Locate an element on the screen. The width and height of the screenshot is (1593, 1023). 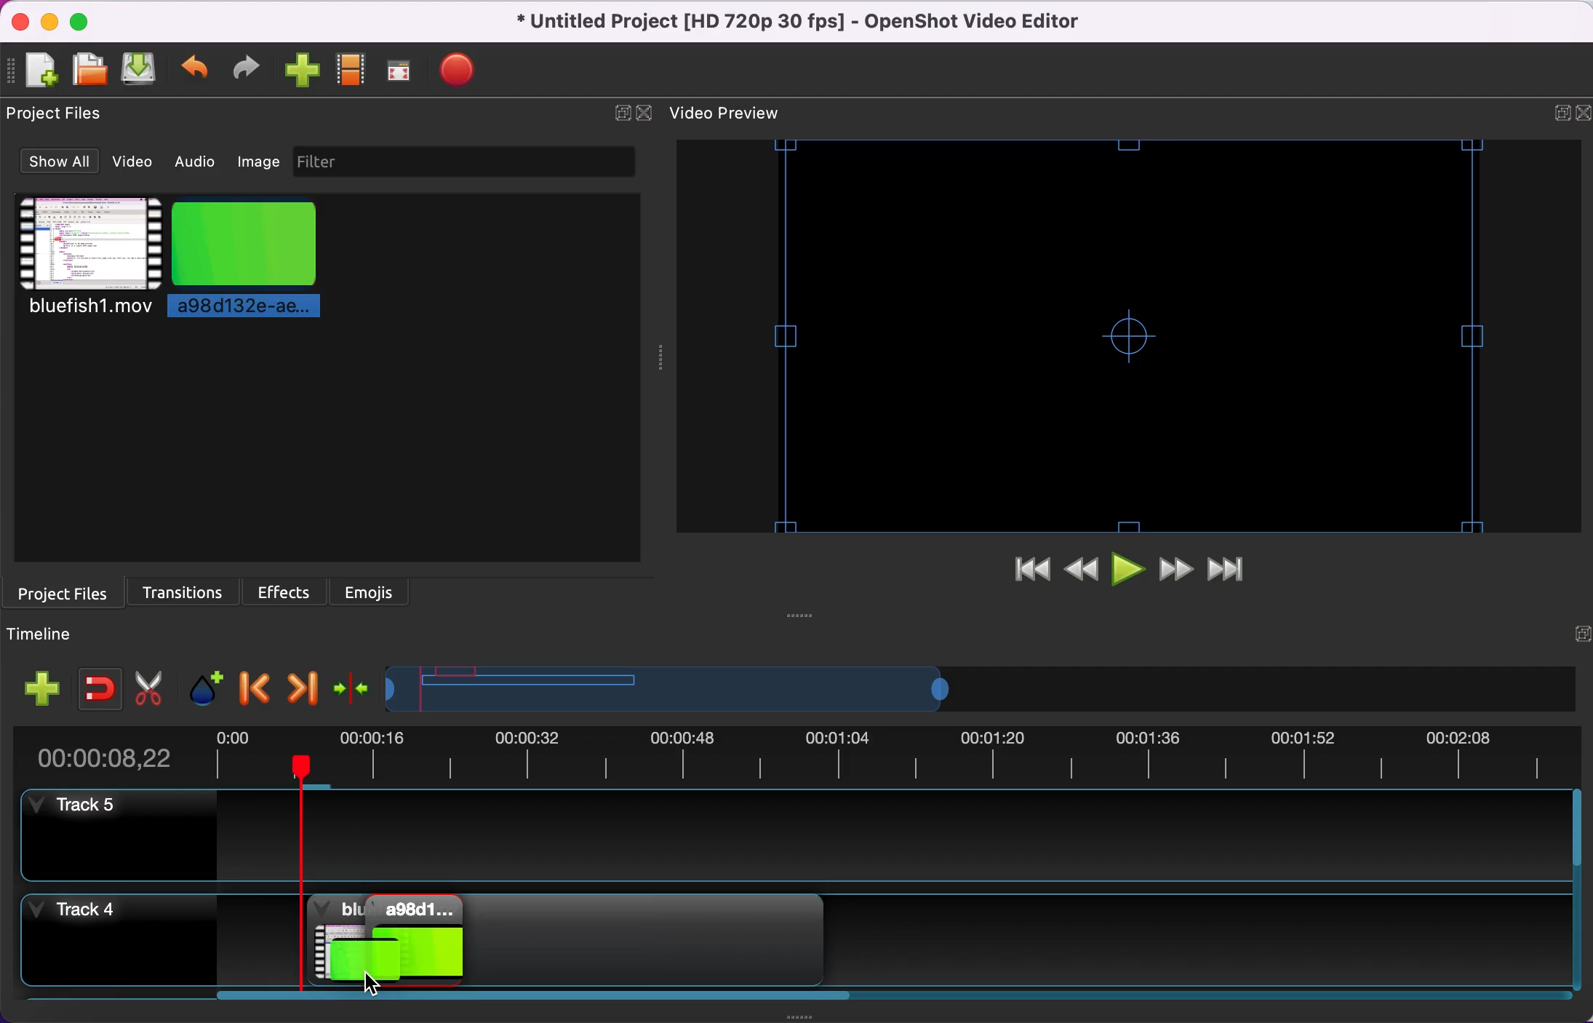
timeline is located at coordinates (54, 637).